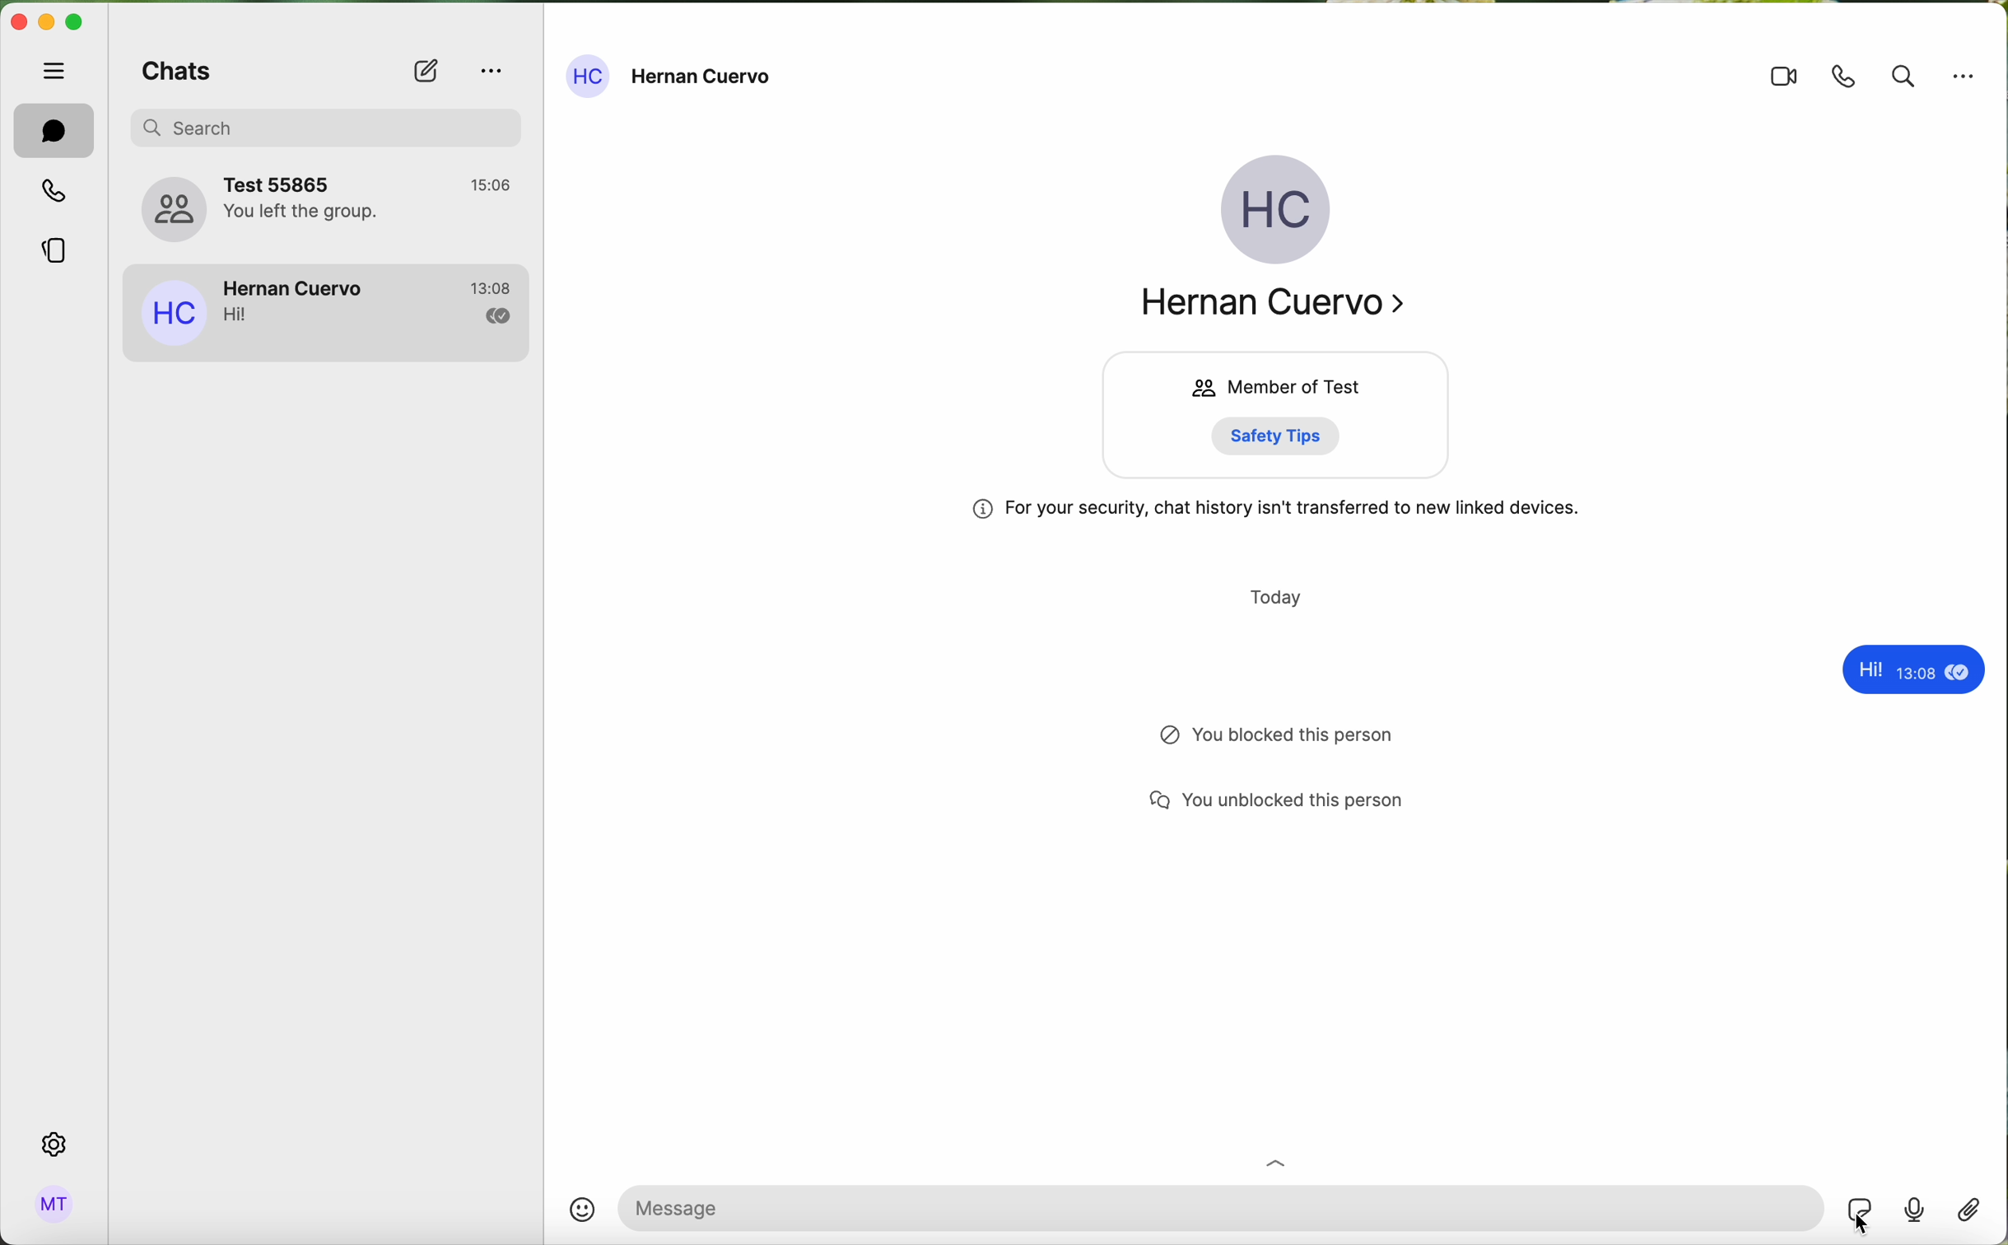 Image resolution: width=2008 pixels, height=1245 pixels. Describe the element at coordinates (1274, 212) in the screenshot. I see `Hc` at that location.